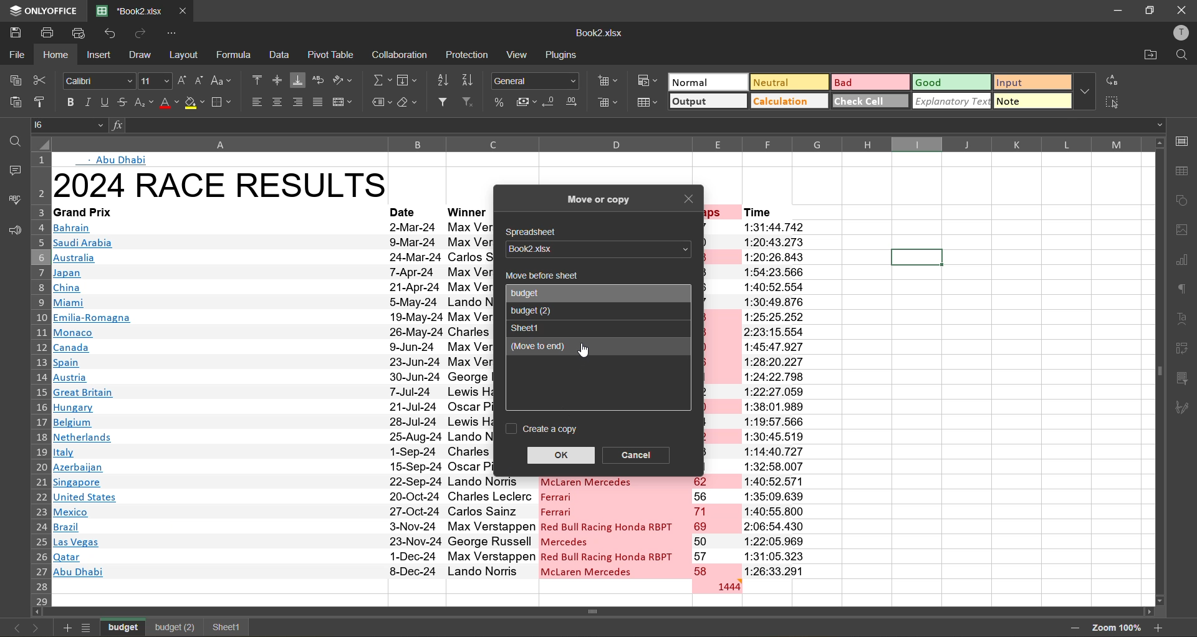 The image size is (1197, 637). What do you see at coordinates (99, 56) in the screenshot?
I see `insert` at bounding box center [99, 56].